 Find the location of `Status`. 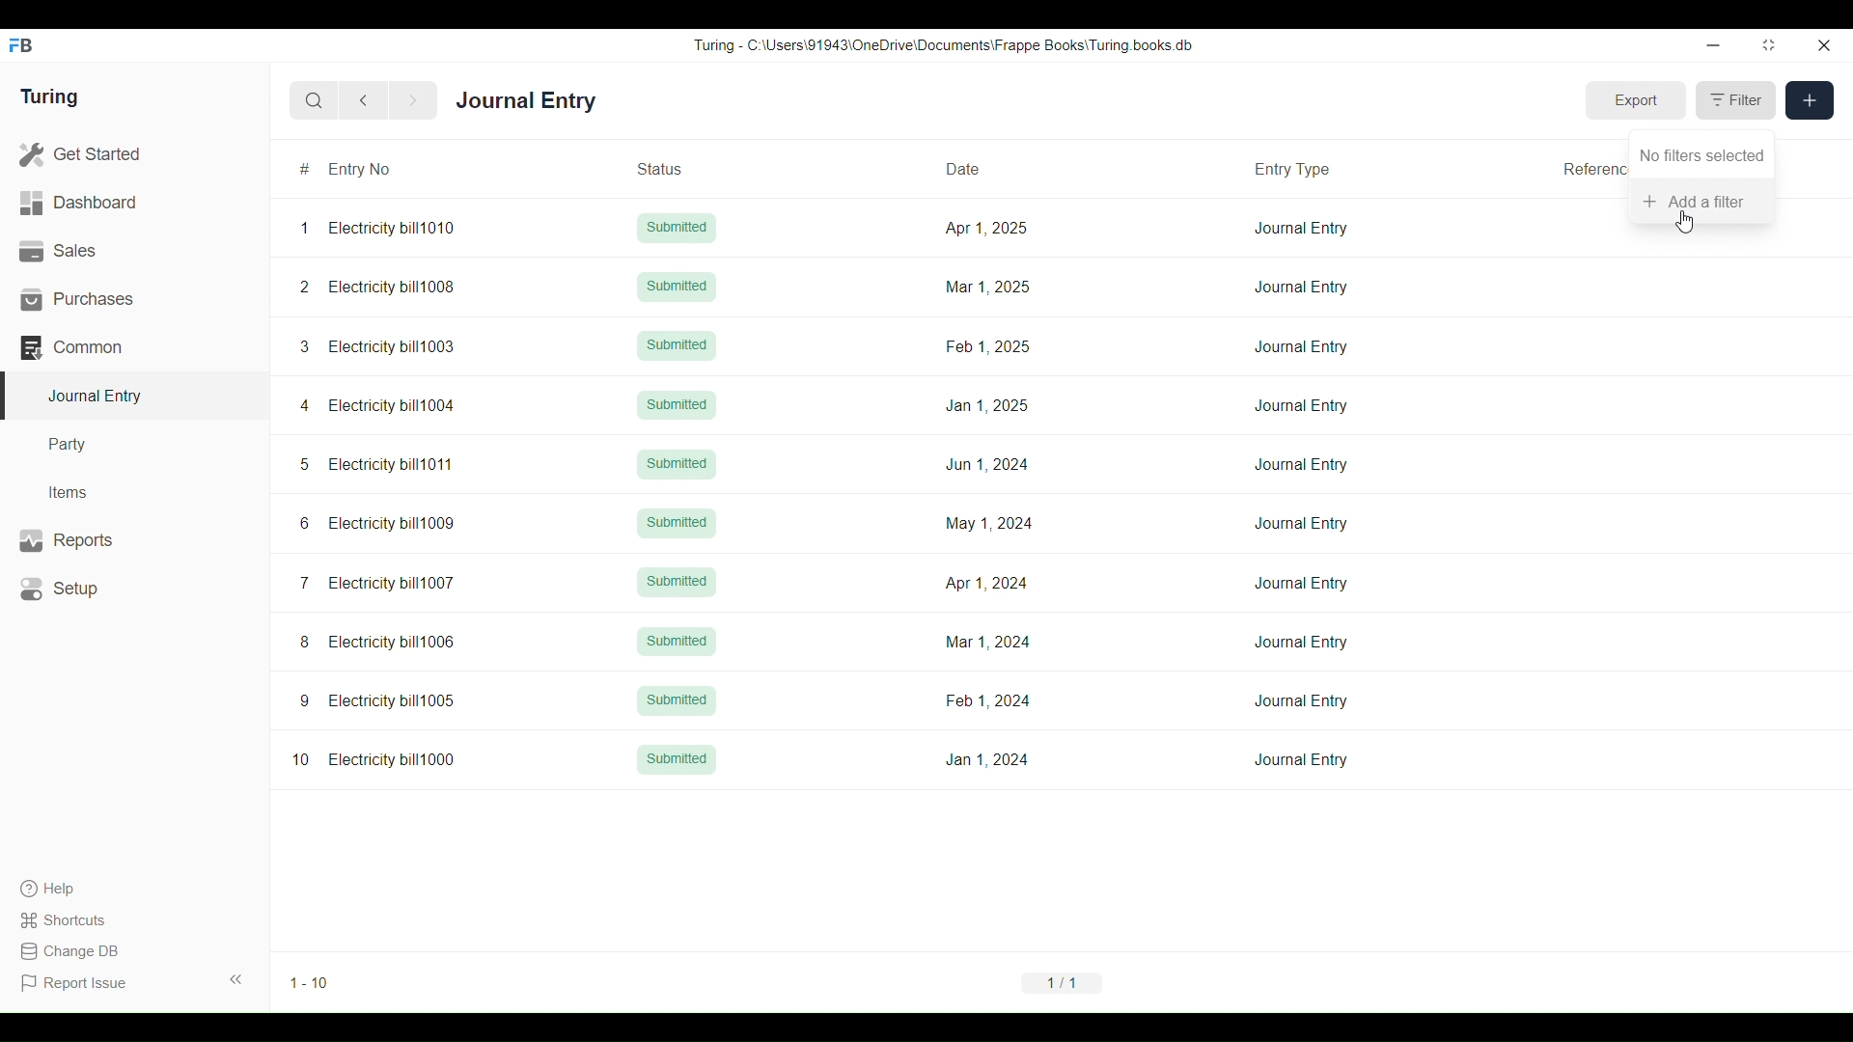

Status is located at coordinates (682, 168).